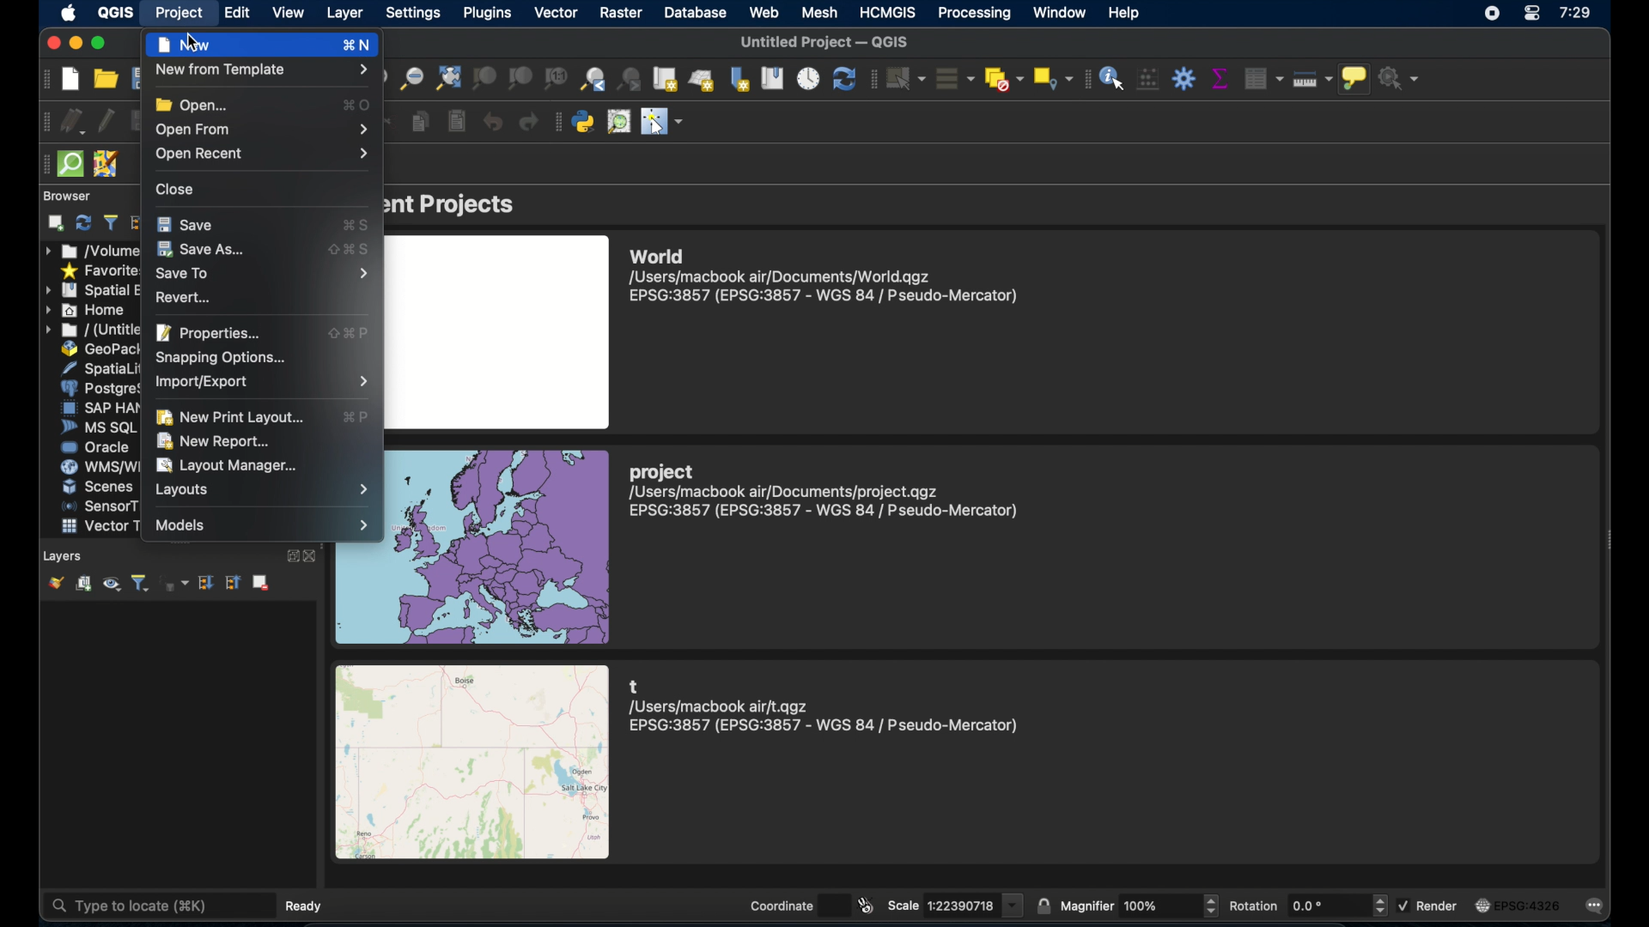 The height and width of the screenshot is (927, 1649). What do you see at coordinates (658, 257) in the screenshot?
I see `World` at bounding box center [658, 257].